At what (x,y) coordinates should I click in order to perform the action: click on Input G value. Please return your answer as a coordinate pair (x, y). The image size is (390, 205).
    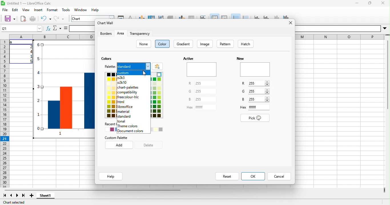
    Looking at the image, I should click on (256, 91).